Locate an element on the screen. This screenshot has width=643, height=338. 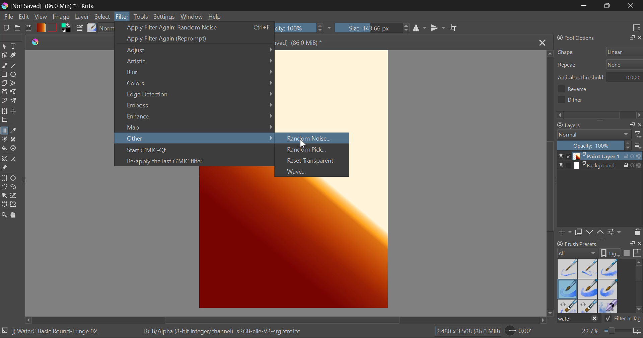
Move Layers is located at coordinates (14, 111).